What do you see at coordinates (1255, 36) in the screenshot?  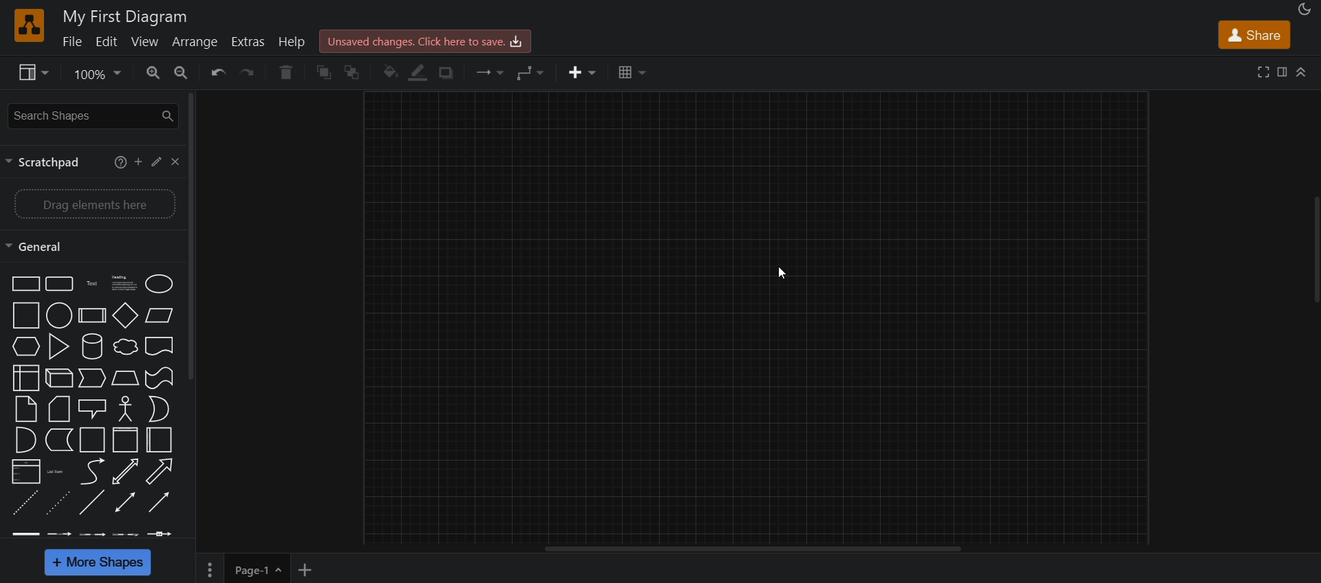 I see `share` at bounding box center [1255, 36].